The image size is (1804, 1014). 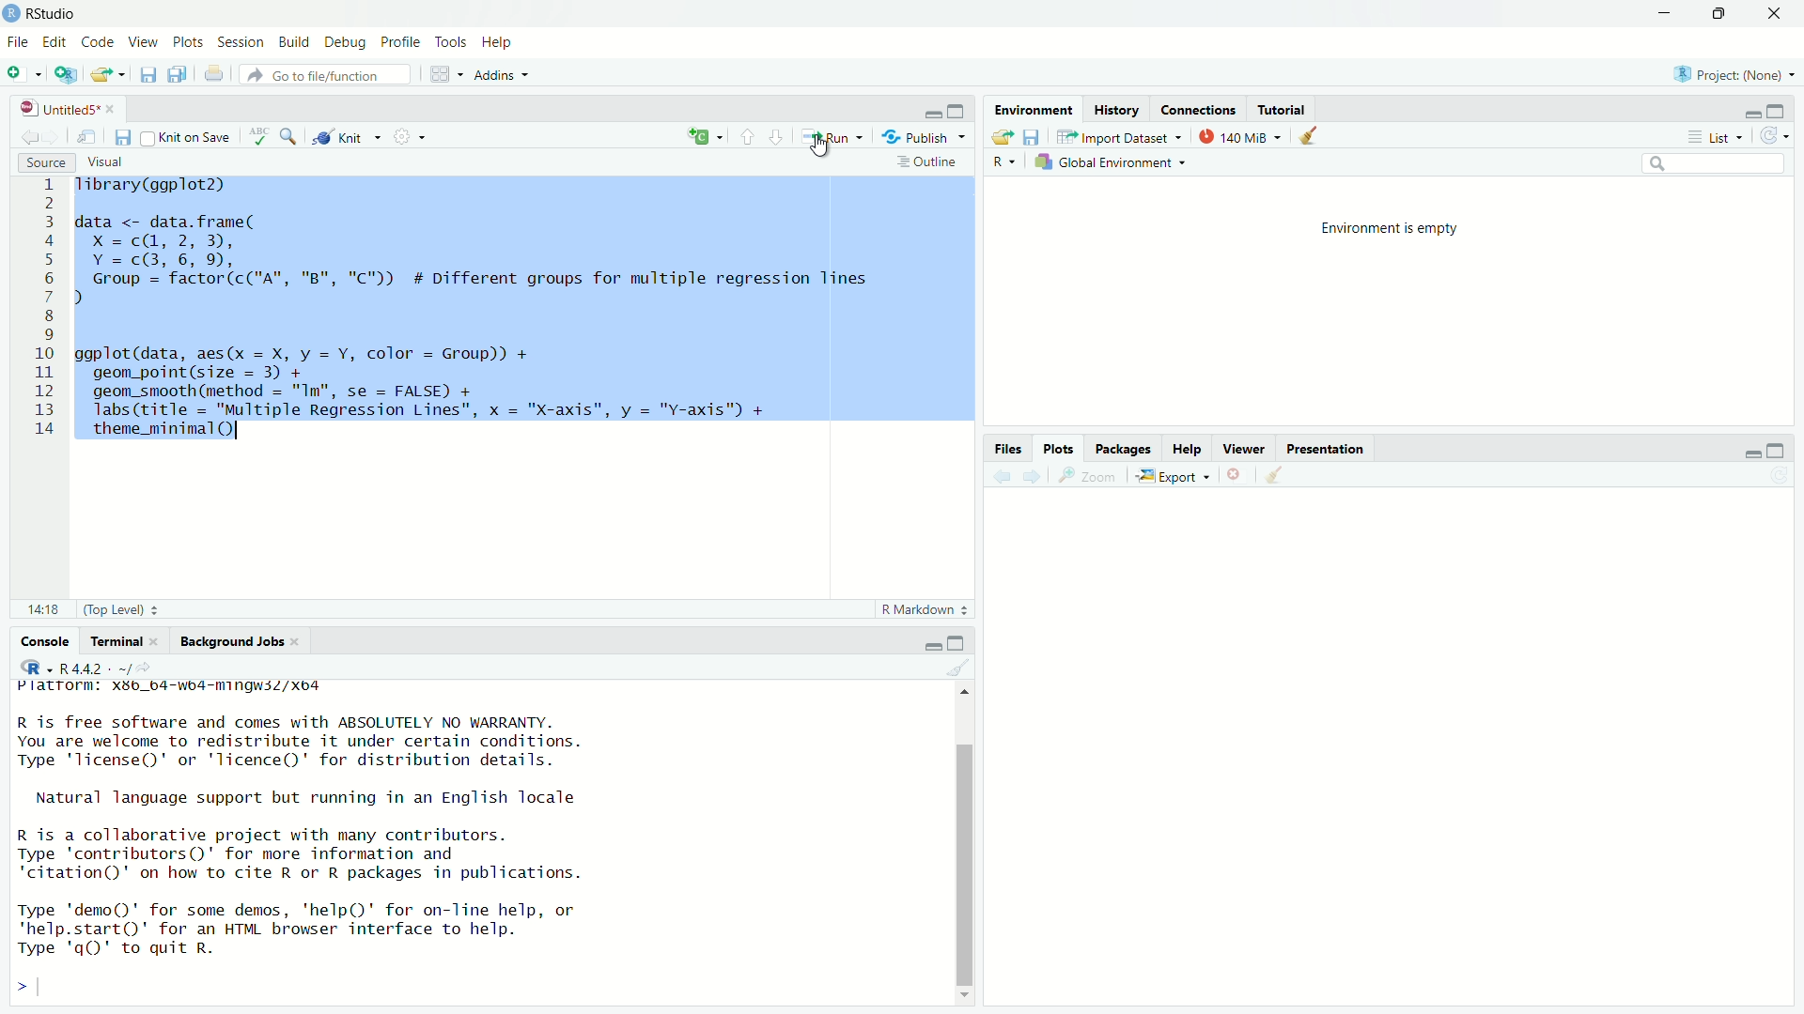 I want to click on print, so click(x=216, y=77).